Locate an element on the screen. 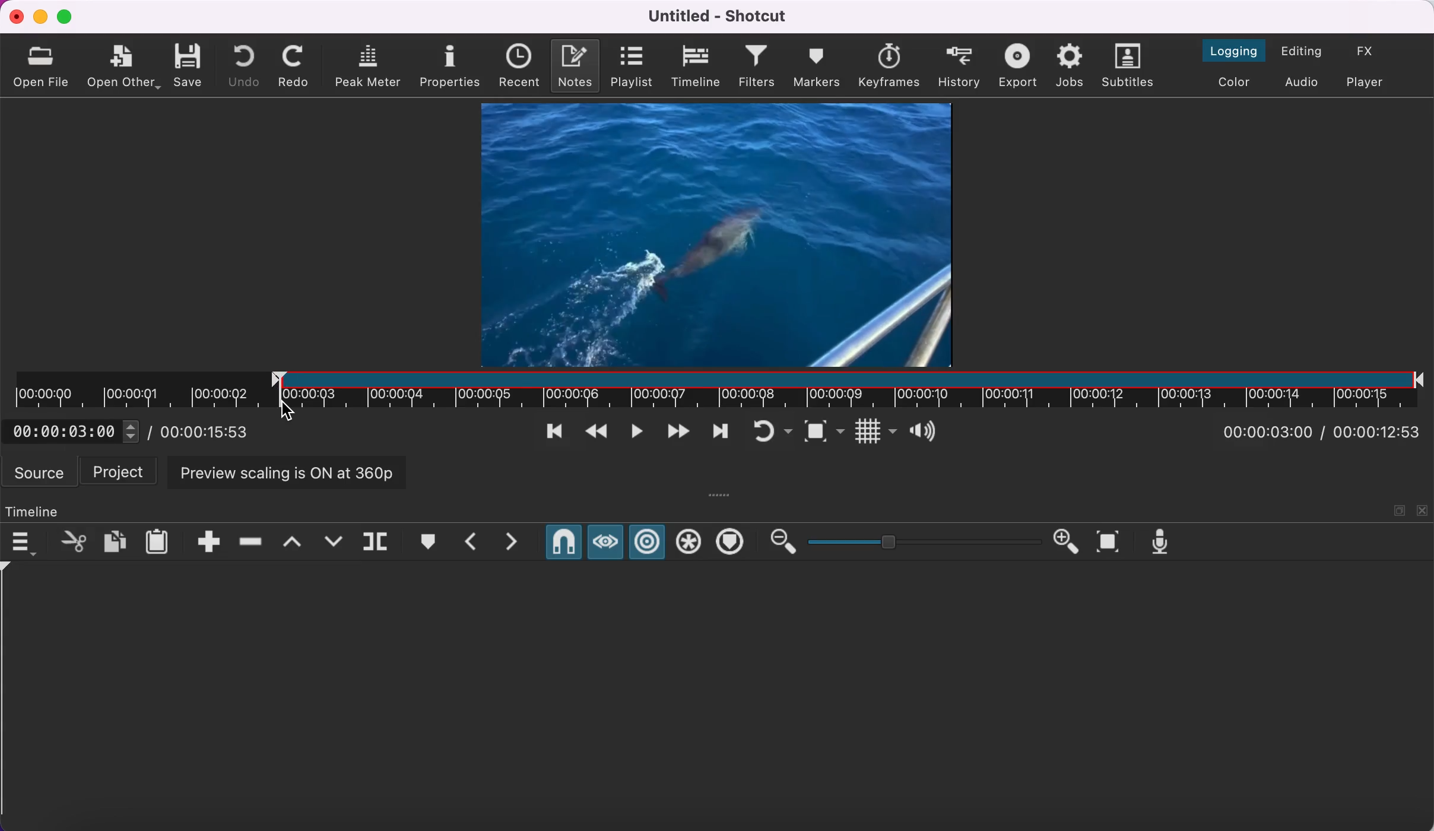  skip to previous point is located at coordinates (554, 429).